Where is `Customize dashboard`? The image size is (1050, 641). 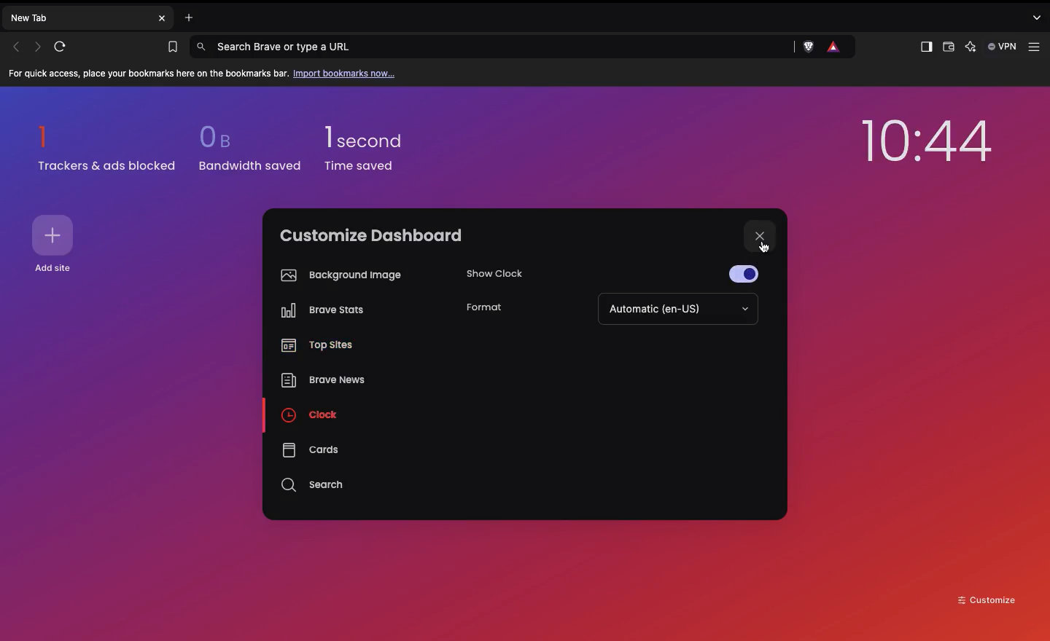 Customize dashboard is located at coordinates (371, 235).